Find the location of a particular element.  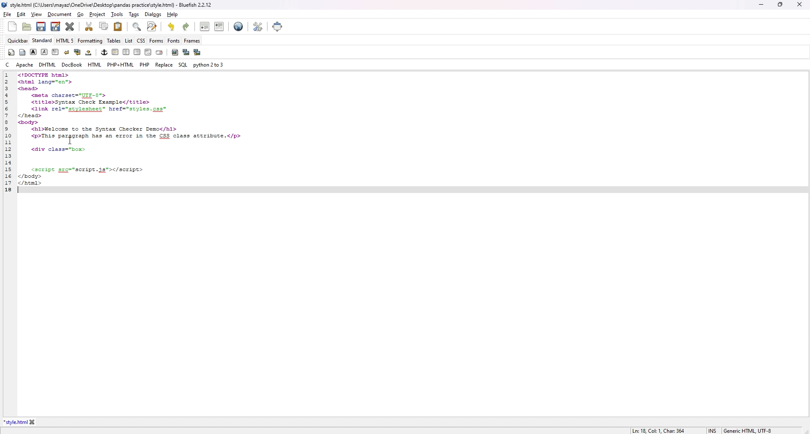

html comment is located at coordinates (148, 51).